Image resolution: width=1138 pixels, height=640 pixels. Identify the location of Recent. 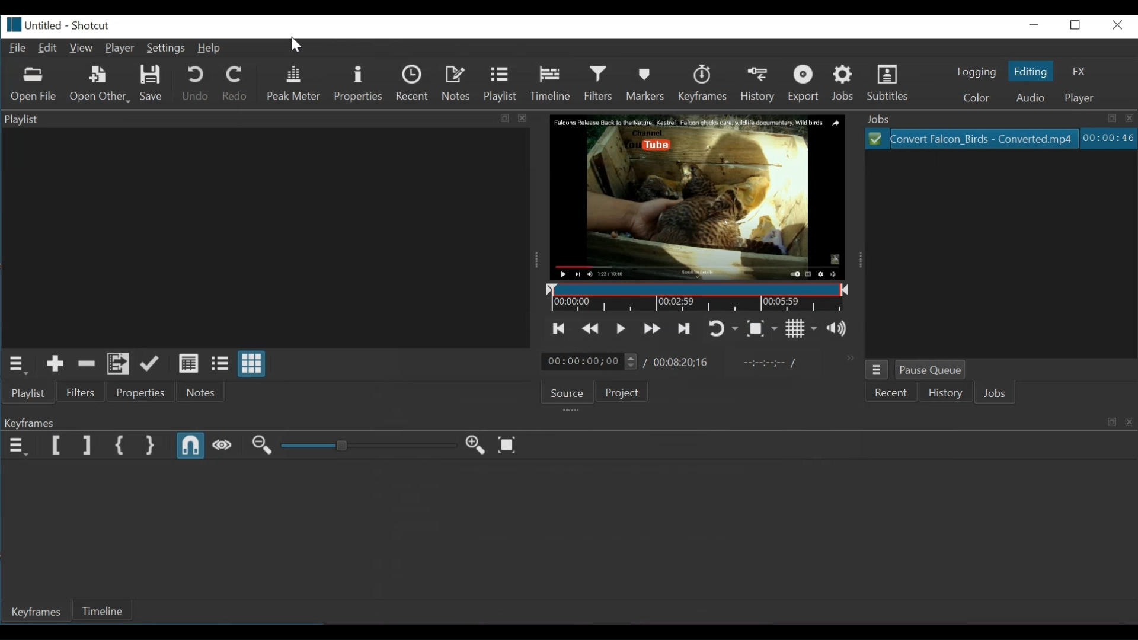
(892, 393).